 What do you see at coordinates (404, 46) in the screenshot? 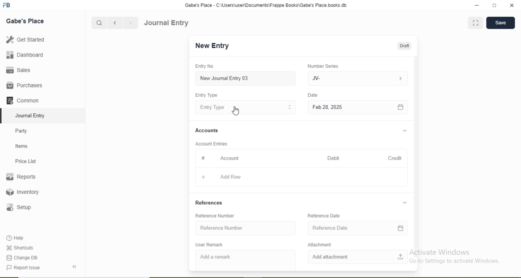
I see `Draft` at bounding box center [404, 46].